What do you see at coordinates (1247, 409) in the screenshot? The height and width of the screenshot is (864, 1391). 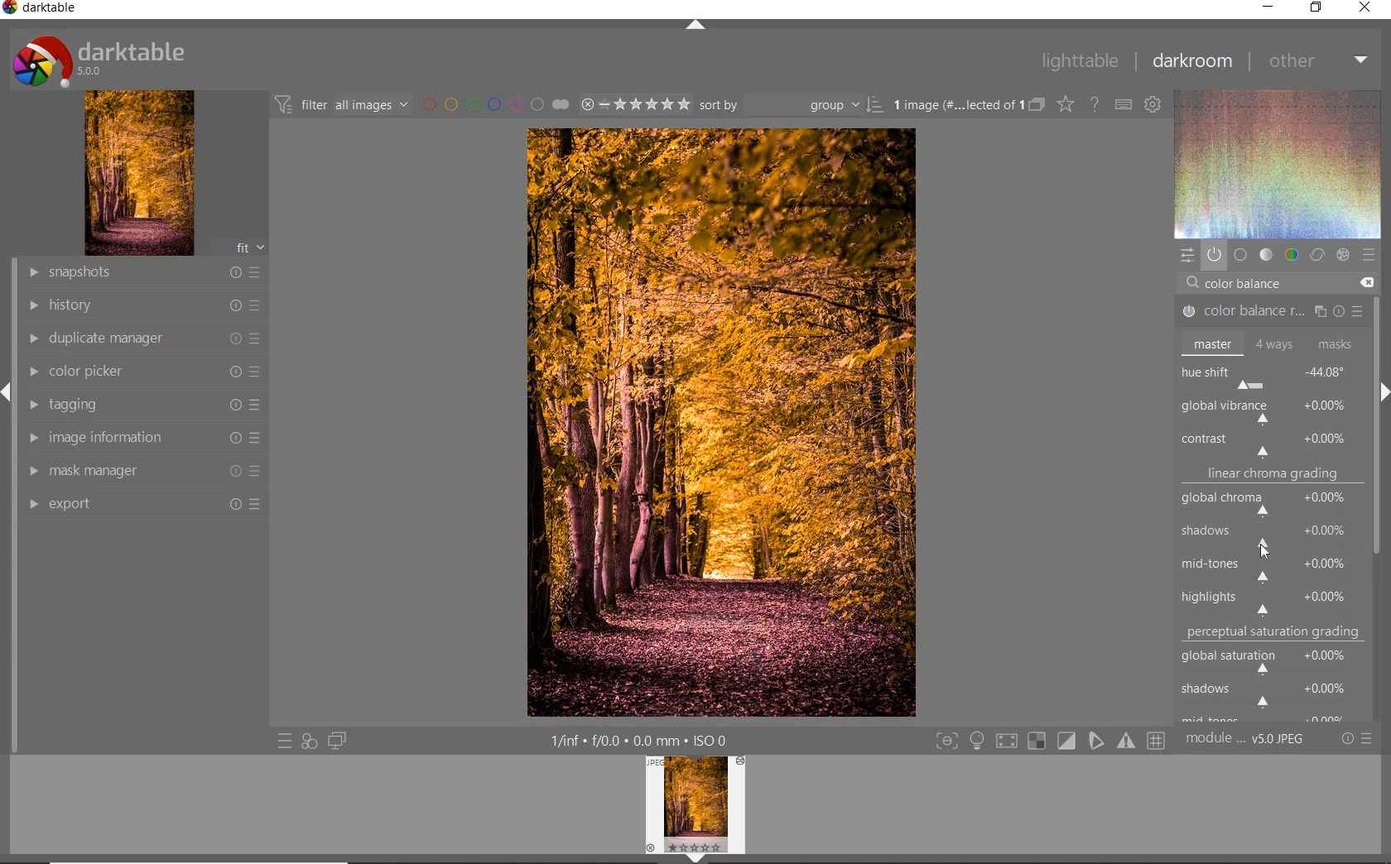 I see `ROTATE ALL HUES BY AN ANGLE AT THE SAME LUMINANCE` at bounding box center [1247, 409].